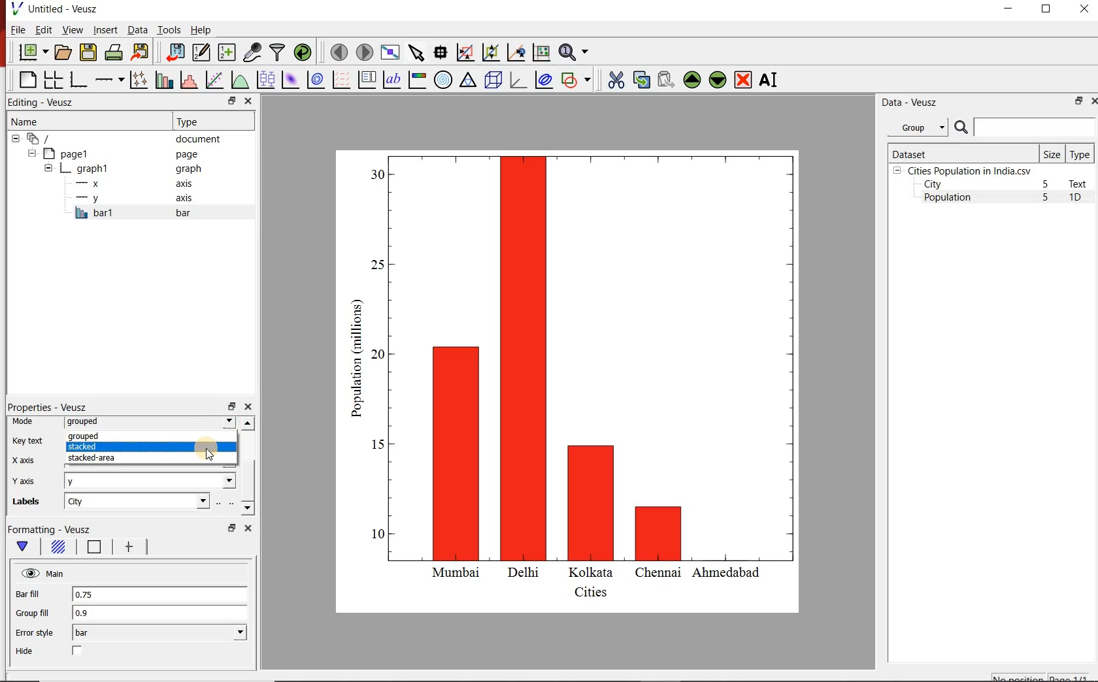  What do you see at coordinates (239, 80) in the screenshot?
I see `plot a function` at bounding box center [239, 80].